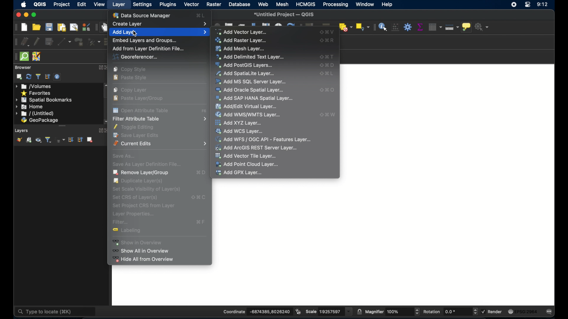 Image resolution: width=568 pixels, height=319 pixels. I want to click on Set Scale Visibility of layer(s), so click(161, 189).